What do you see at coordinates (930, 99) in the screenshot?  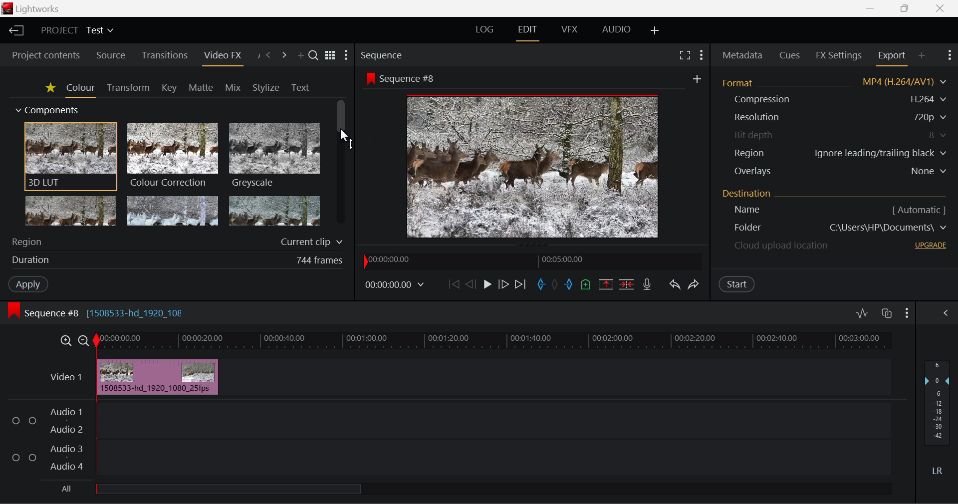 I see `H.264 ` at bounding box center [930, 99].